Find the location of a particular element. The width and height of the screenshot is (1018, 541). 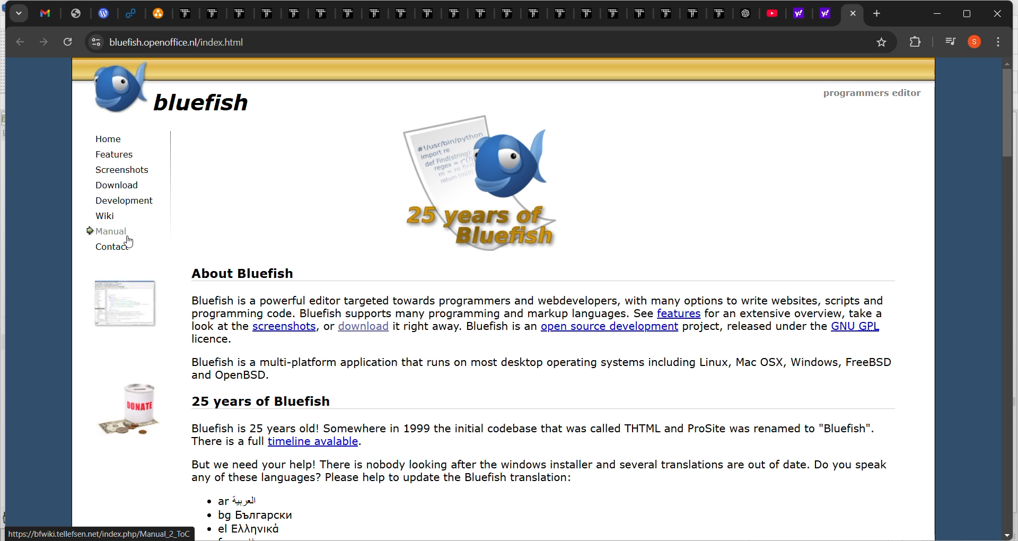

extensions is located at coordinates (919, 43).